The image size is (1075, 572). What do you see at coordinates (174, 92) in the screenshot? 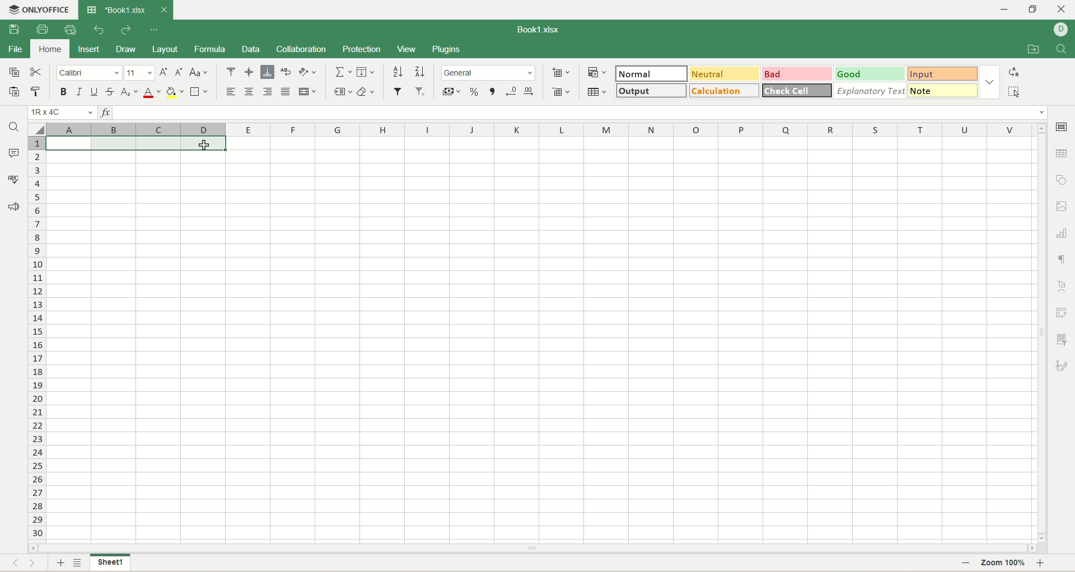
I see `background color` at bounding box center [174, 92].